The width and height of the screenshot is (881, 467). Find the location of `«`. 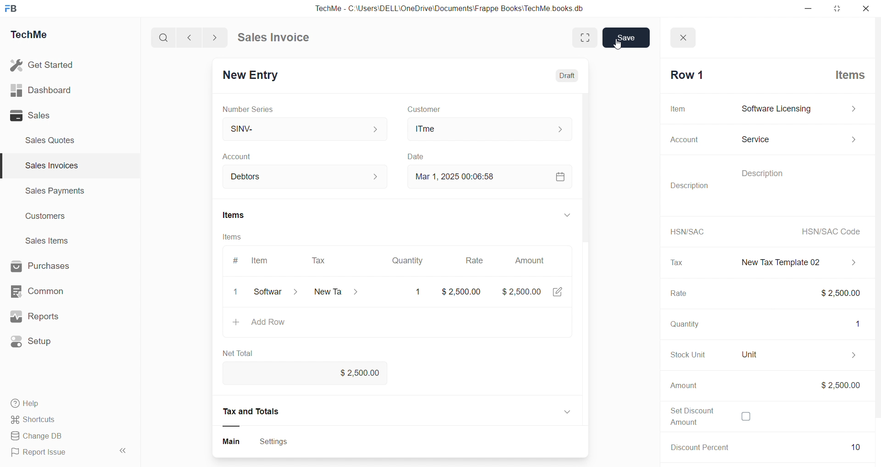

« is located at coordinates (123, 449).